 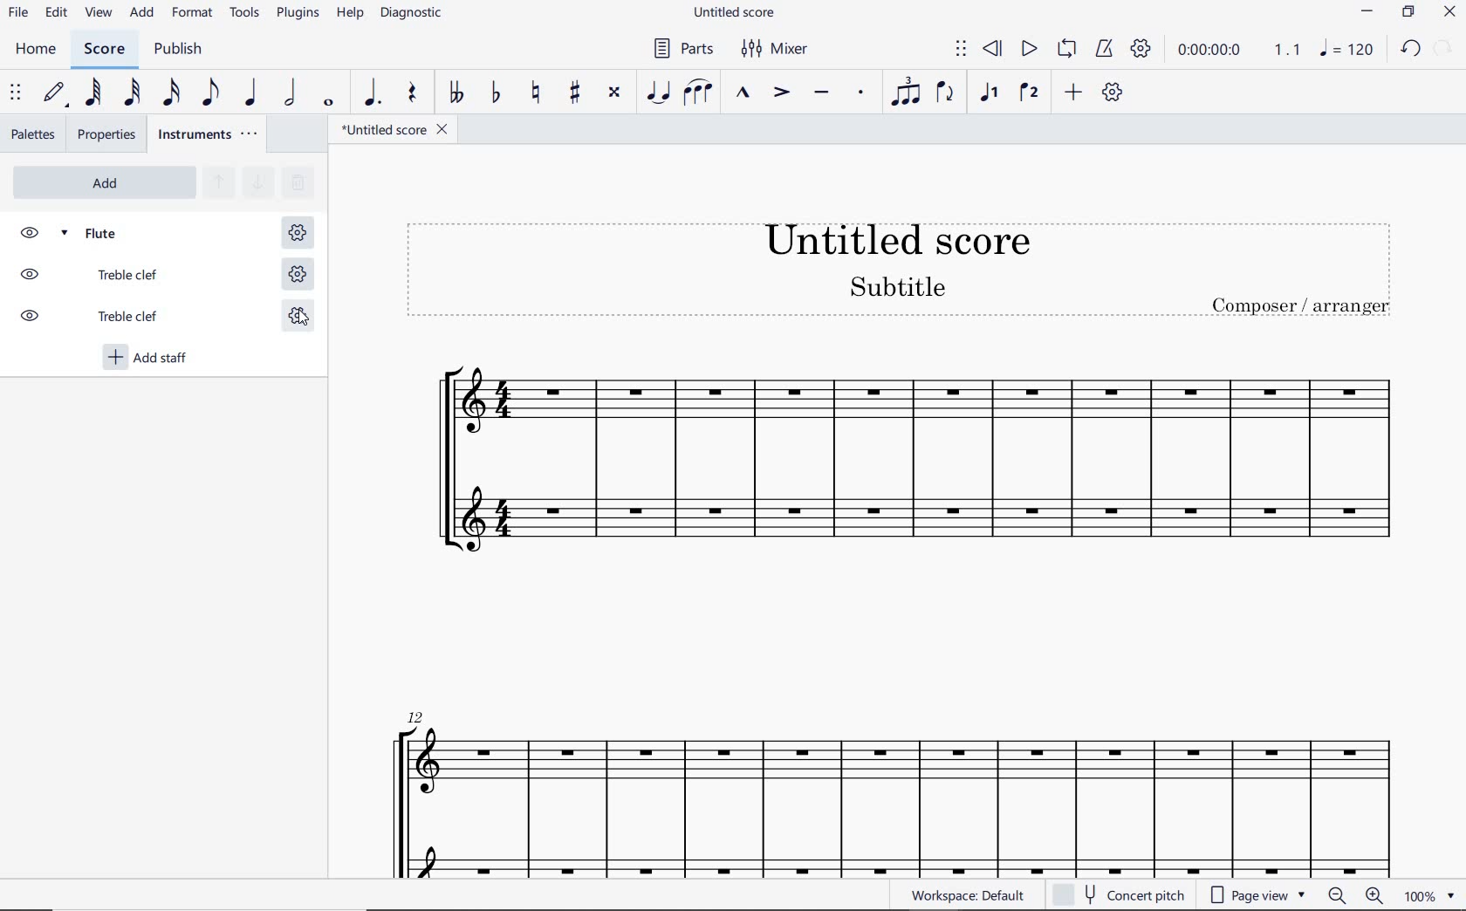 I want to click on restore down, so click(x=1408, y=12).